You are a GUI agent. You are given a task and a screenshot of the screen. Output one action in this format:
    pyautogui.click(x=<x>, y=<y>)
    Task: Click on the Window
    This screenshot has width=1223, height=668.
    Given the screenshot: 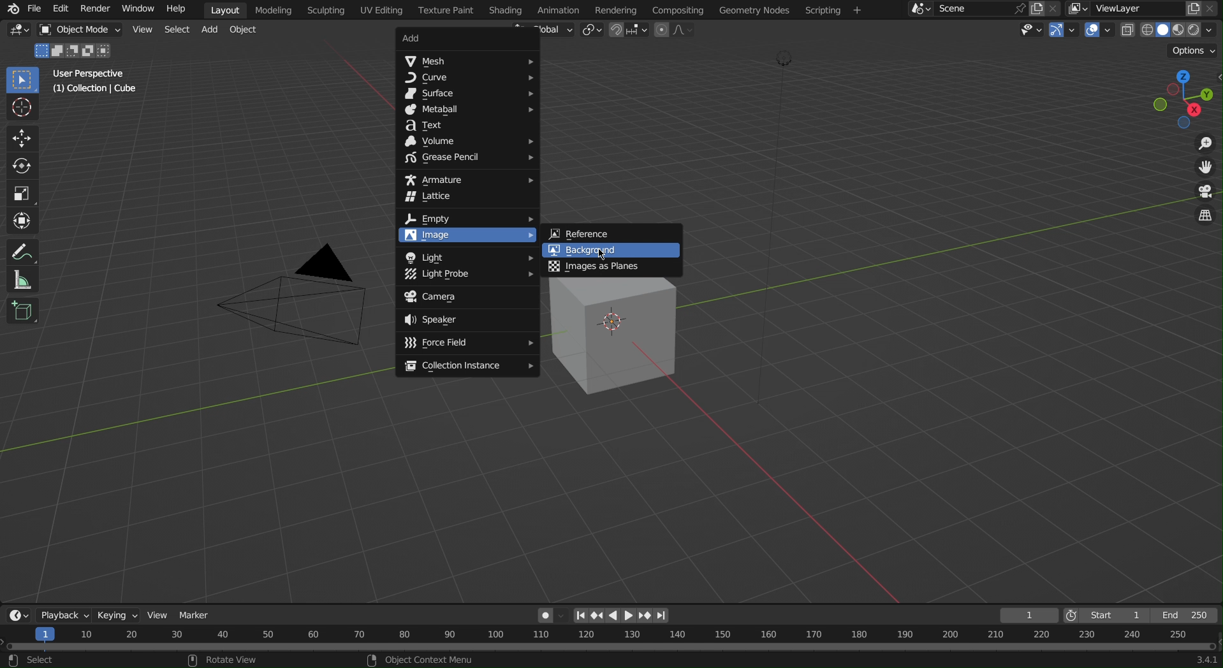 What is the action you would take?
    pyautogui.click(x=134, y=10)
    